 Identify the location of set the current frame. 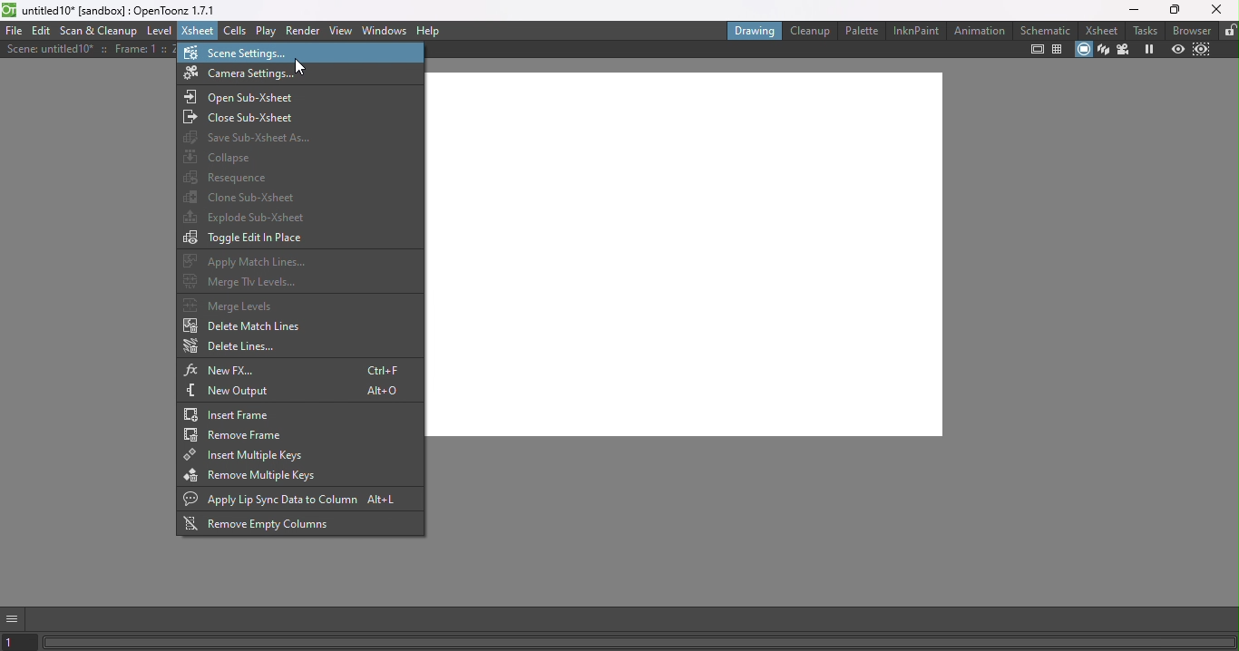
(22, 643).